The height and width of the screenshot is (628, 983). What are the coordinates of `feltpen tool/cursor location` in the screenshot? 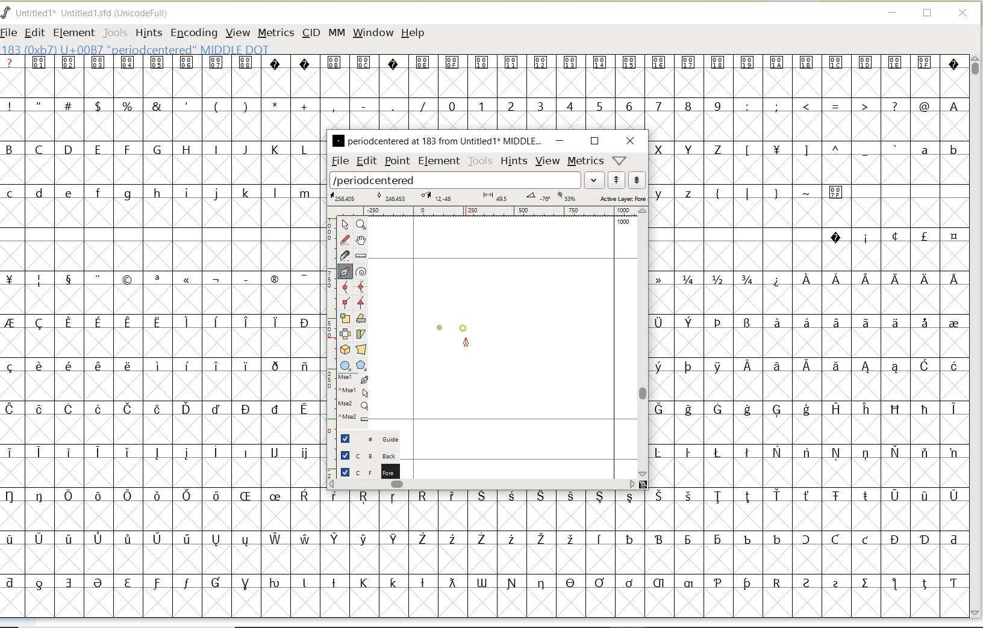 It's located at (466, 343).